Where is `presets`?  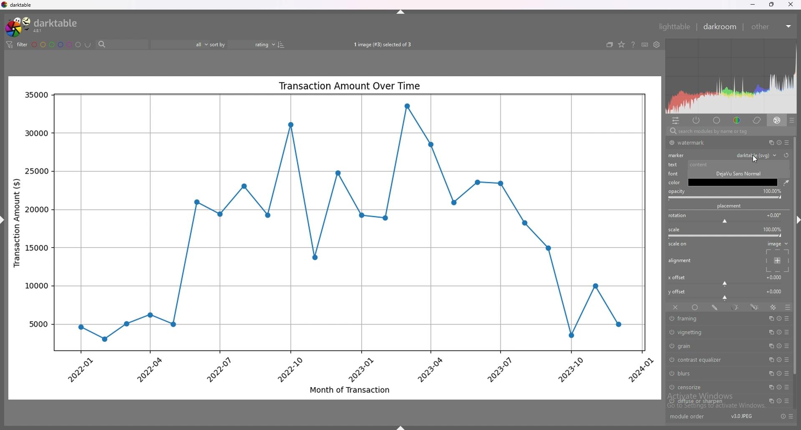 presets is located at coordinates (787, 142).